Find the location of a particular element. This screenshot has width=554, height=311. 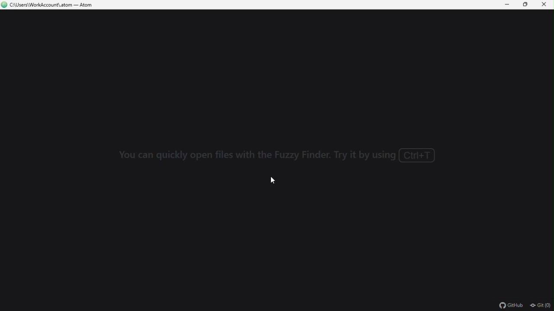

close is located at coordinates (544, 5).